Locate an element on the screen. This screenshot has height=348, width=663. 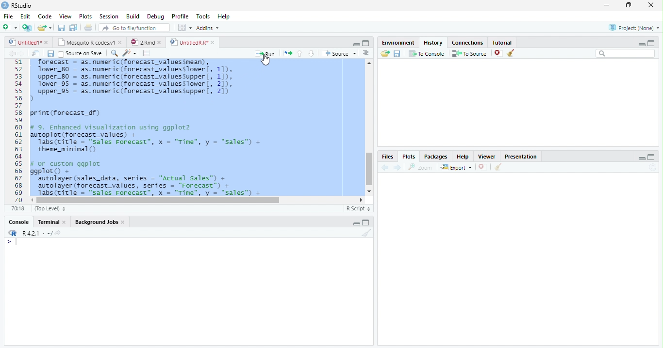
save is located at coordinates (397, 53).